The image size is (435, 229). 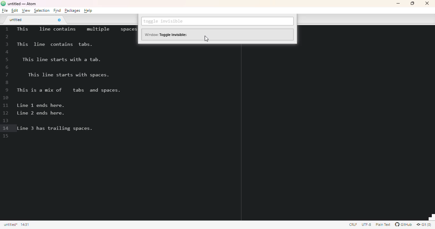 What do you see at coordinates (165, 21) in the screenshot?
I see `toggle invisible` at bounding box center [165, 21].